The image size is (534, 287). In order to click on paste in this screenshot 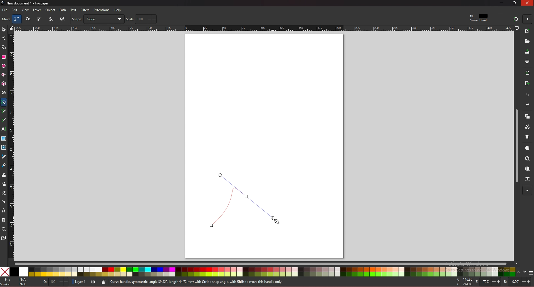, I will do `click(527, 137)`.